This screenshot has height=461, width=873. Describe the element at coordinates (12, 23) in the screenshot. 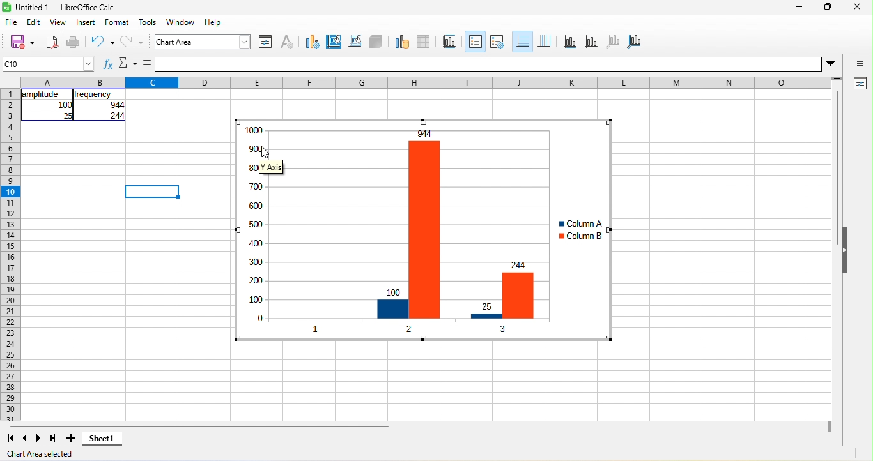

I see `file` at that location.